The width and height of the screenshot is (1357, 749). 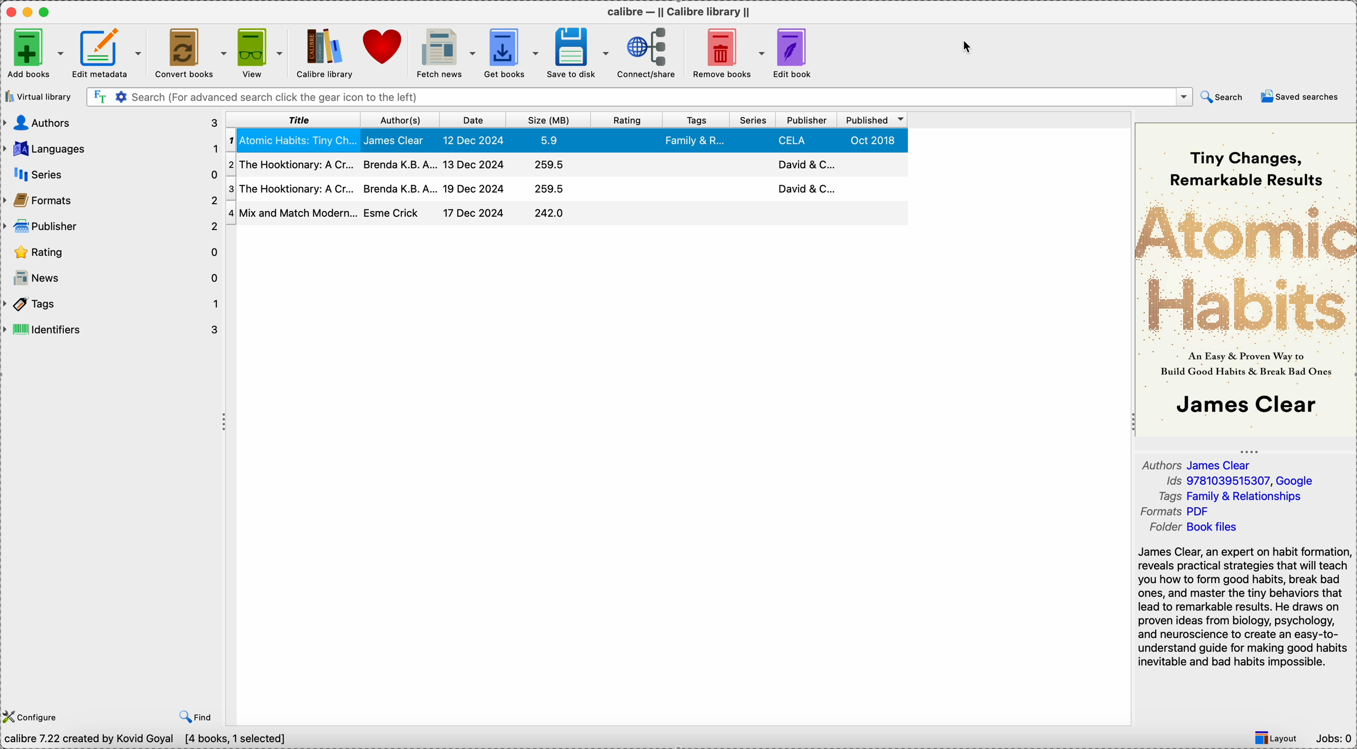 What do you see at coordinates (968, 47) in the screenshot?
I see `cursor` at bounding box center [968, 47].